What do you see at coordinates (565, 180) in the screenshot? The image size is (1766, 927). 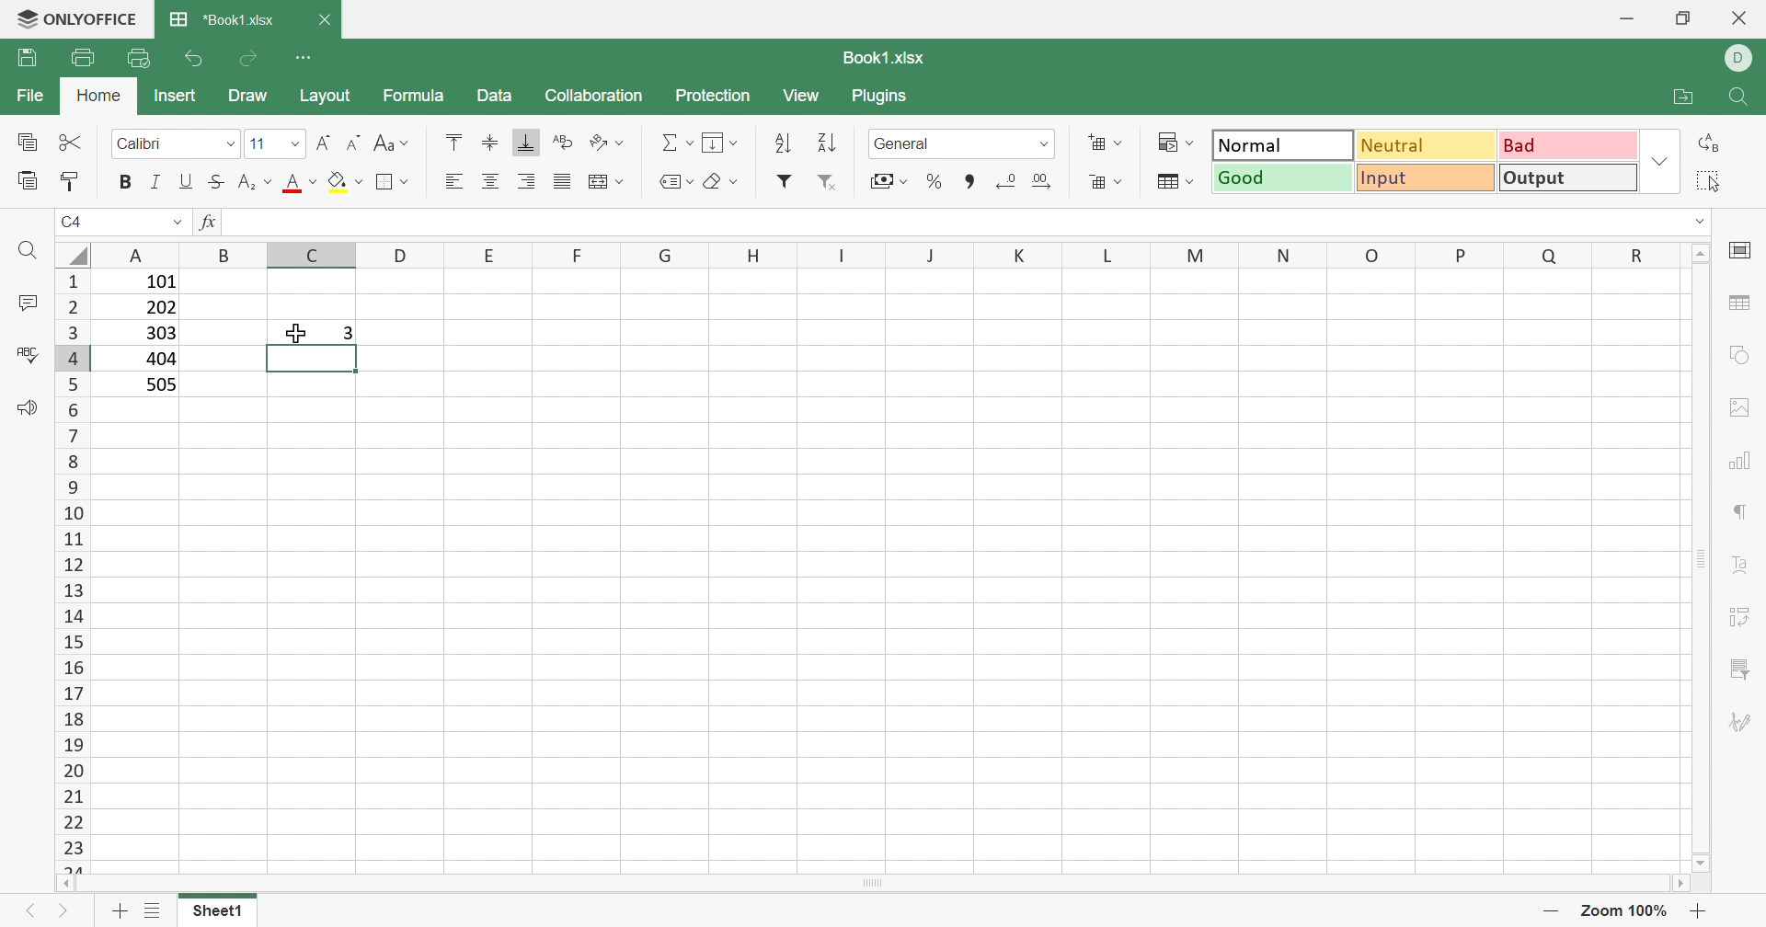 I see `Justified` at bounding box center [565, 180].